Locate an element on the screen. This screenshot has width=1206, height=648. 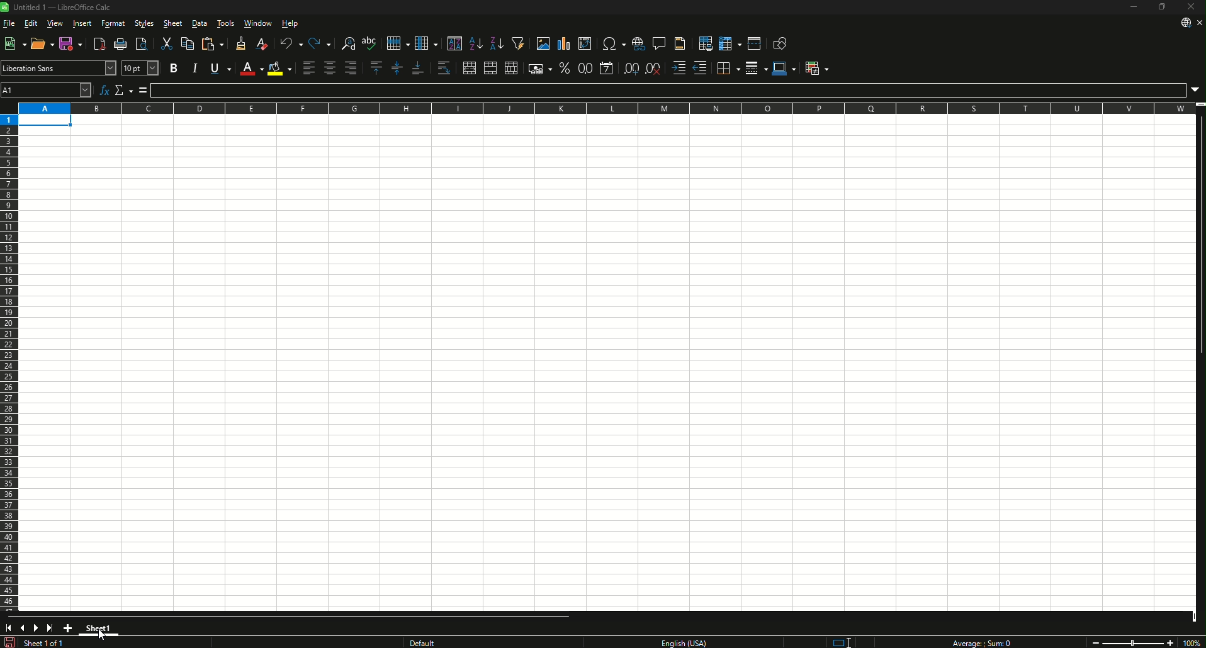
Align Right is located at coordinates (351, 68).